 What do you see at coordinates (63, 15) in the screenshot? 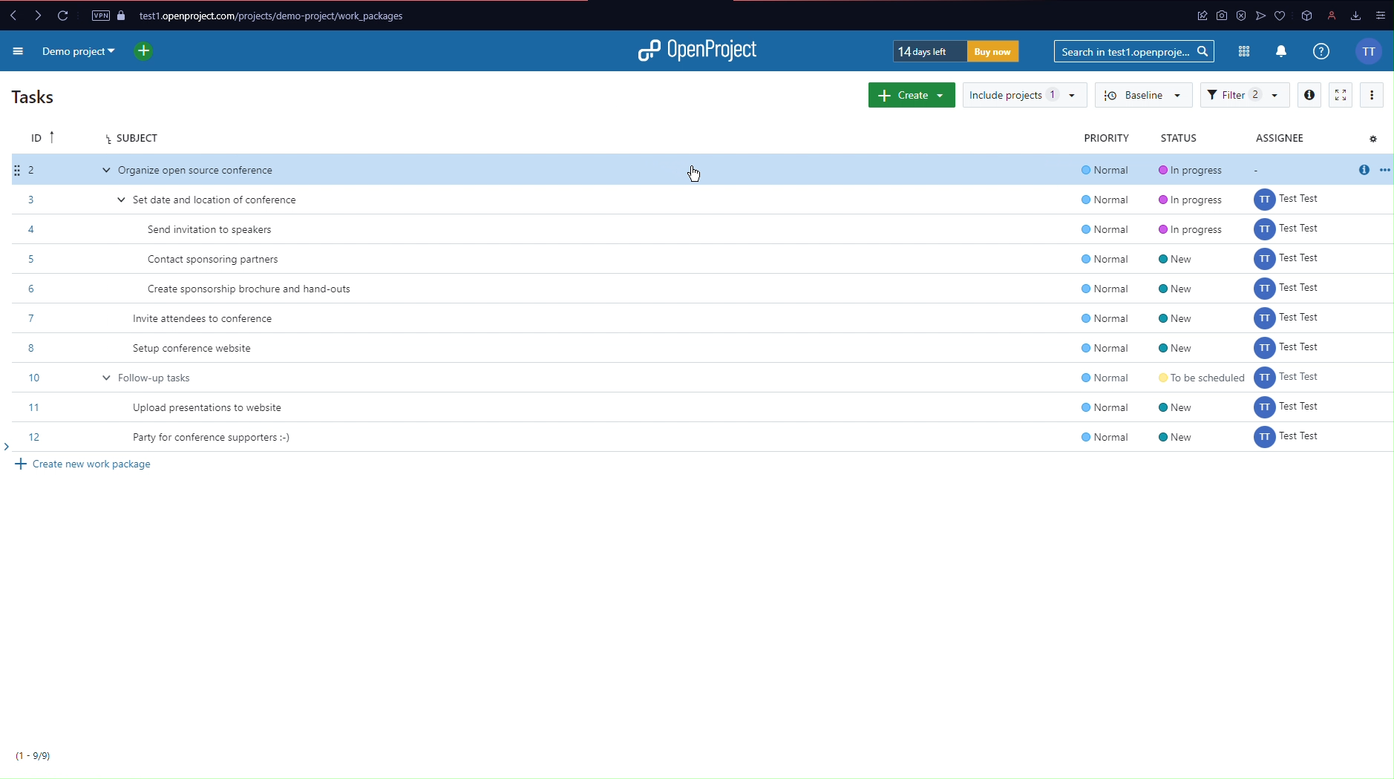
I see `Reload Page` at bounding box center [63, 15].